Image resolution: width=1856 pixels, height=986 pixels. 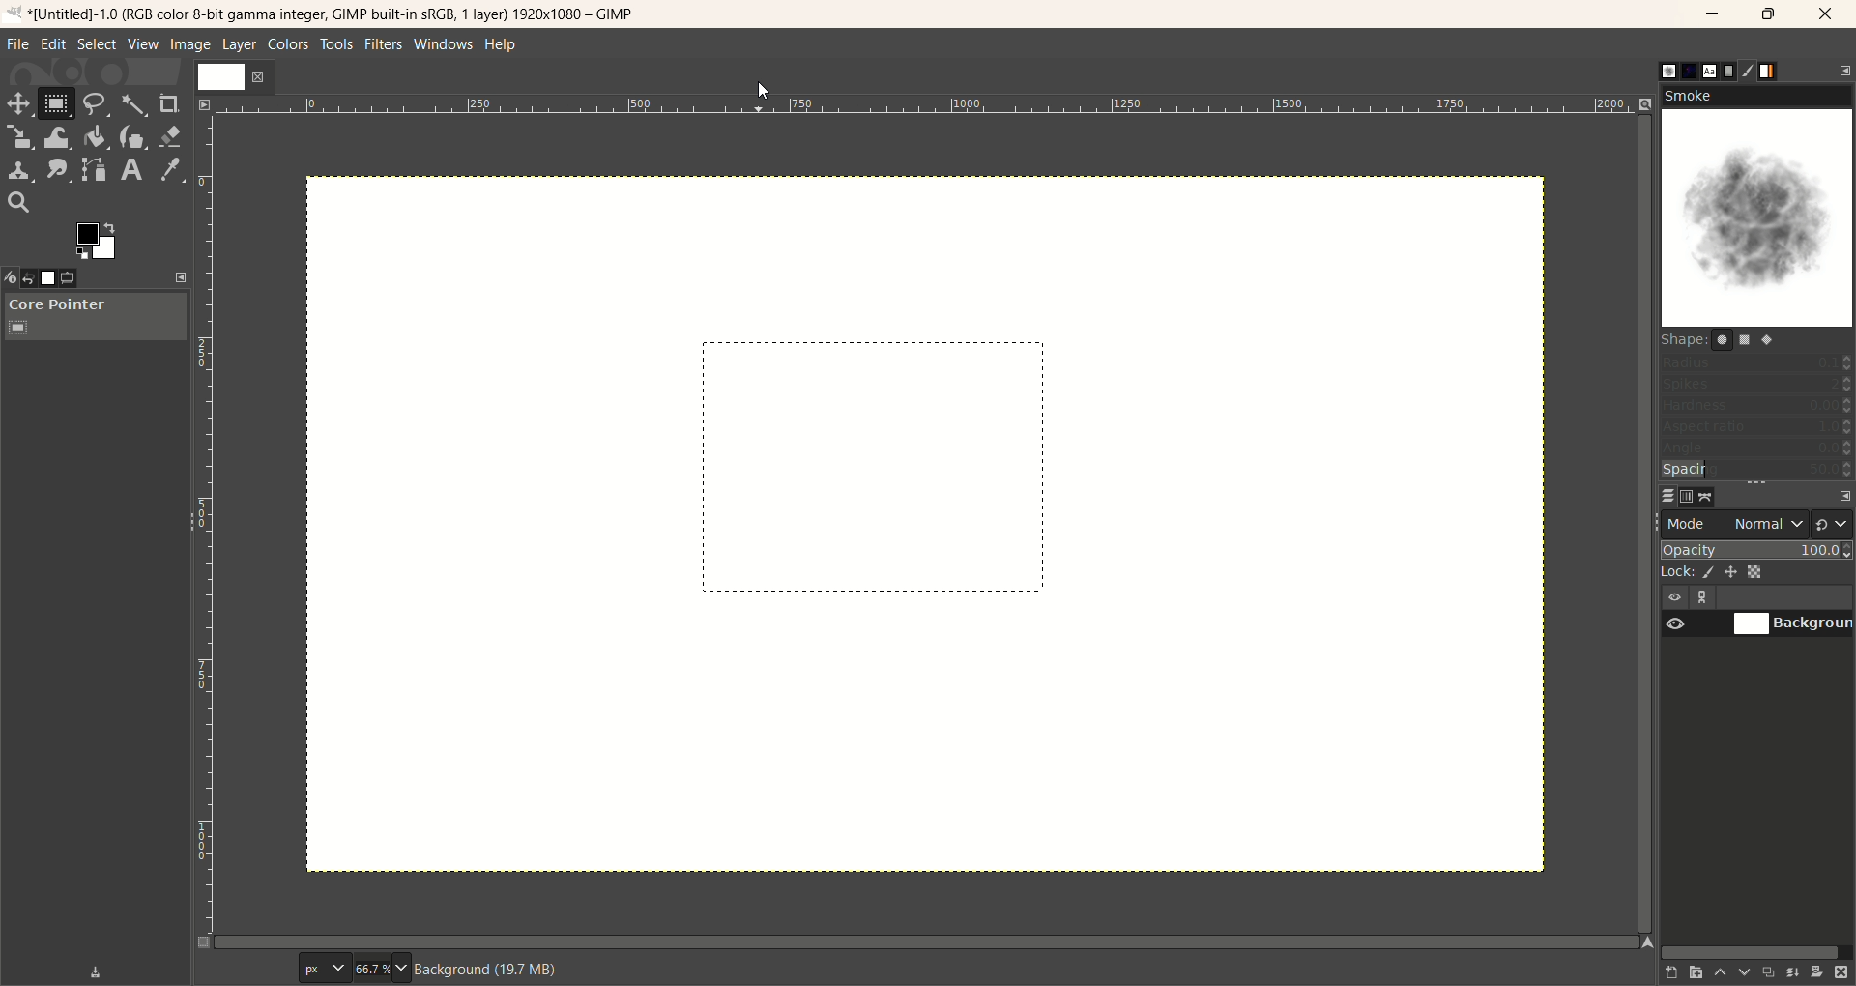 I want to click on spikes, so click(x=1756, y=386).